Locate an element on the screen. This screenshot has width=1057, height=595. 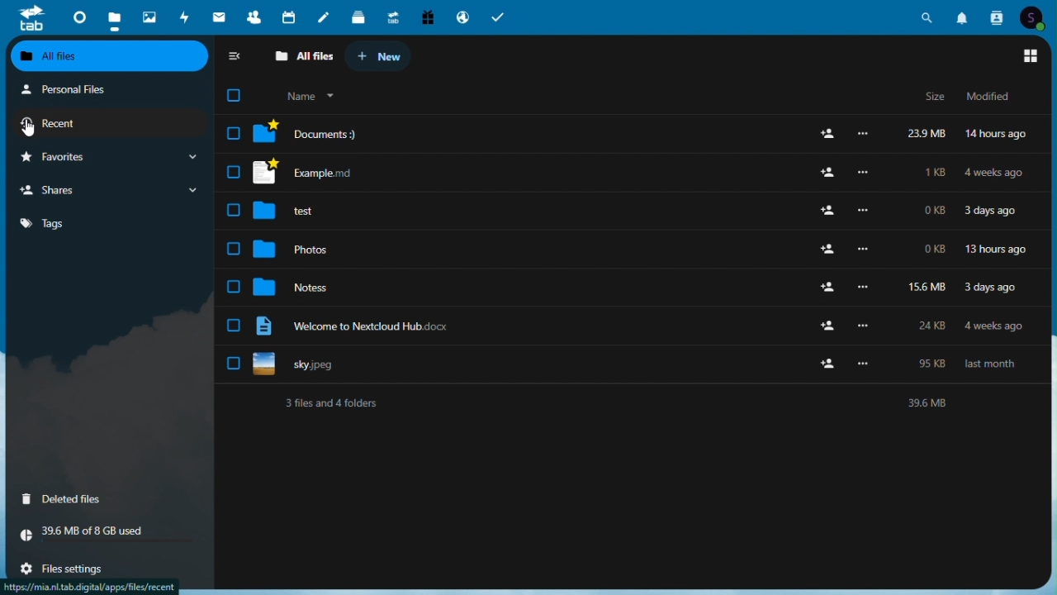
example.md is located at coordinates (308, 173).